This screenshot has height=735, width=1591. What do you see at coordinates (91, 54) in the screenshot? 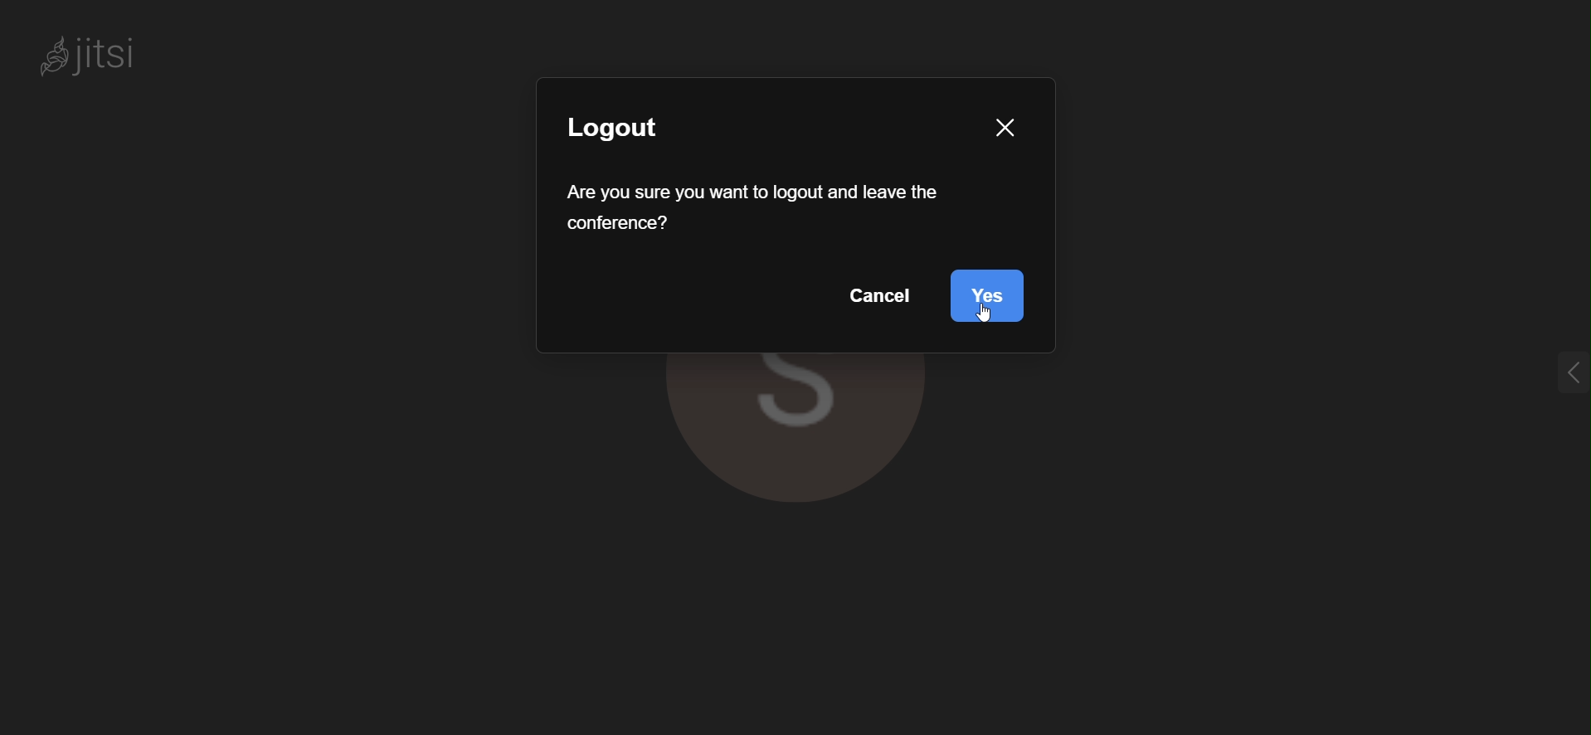
I see `Jitsi` at bounding box center [91, 54].